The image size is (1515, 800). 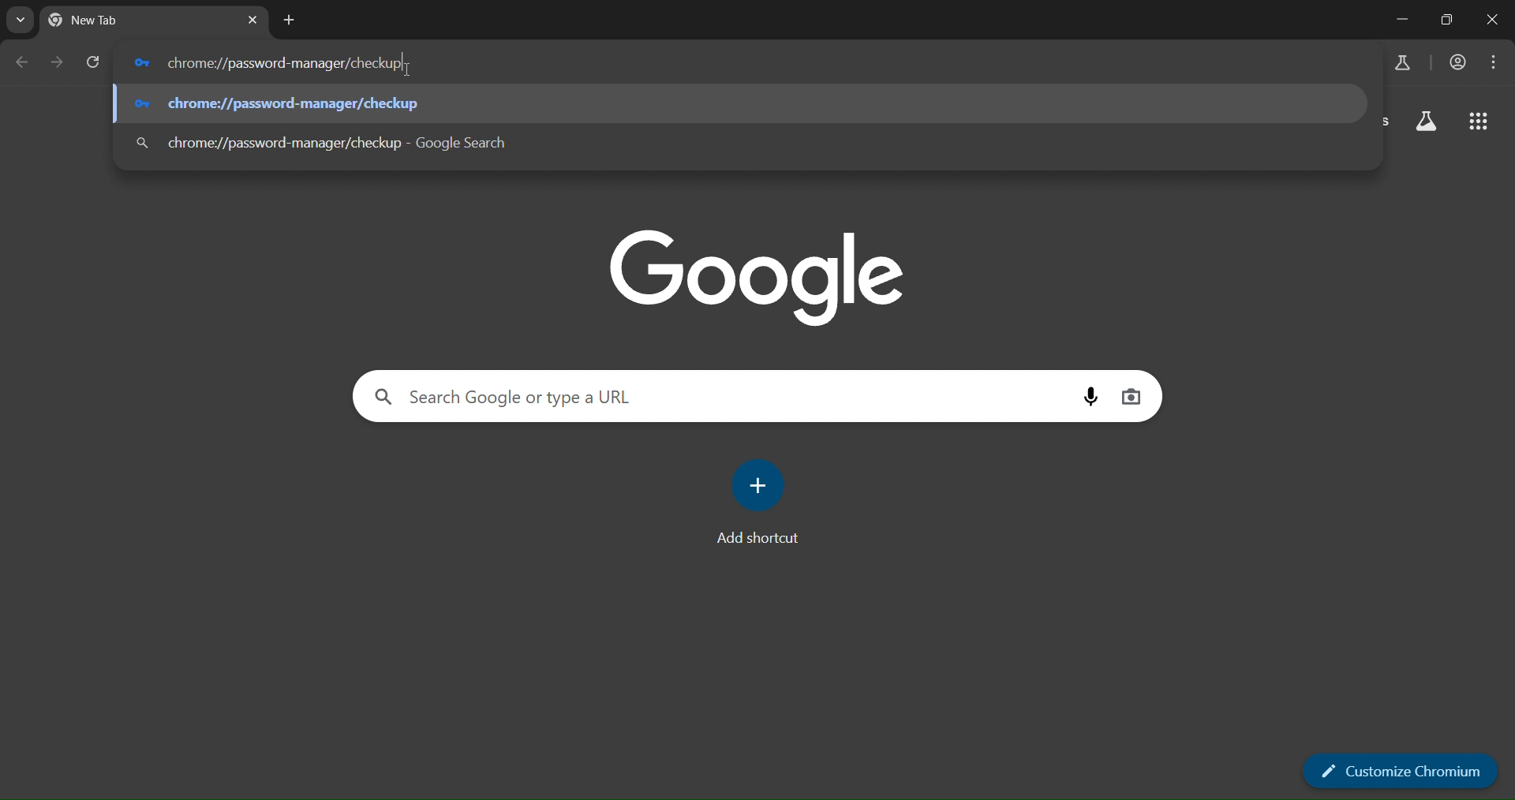 What do you see at coordinates (56, 62) in the screenshot?
I see `go forward one page` at bounding box center [56, 62].